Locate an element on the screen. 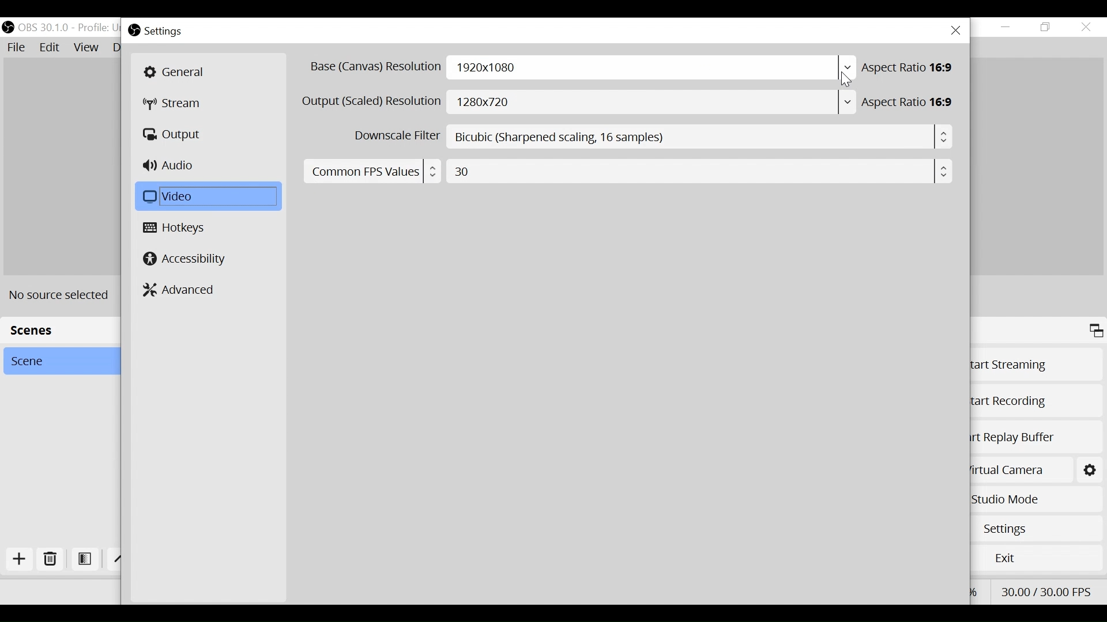 The height and width of the screenshot is (622, 1107). OBS 30.1.0 is located at coordinates (43, 28).